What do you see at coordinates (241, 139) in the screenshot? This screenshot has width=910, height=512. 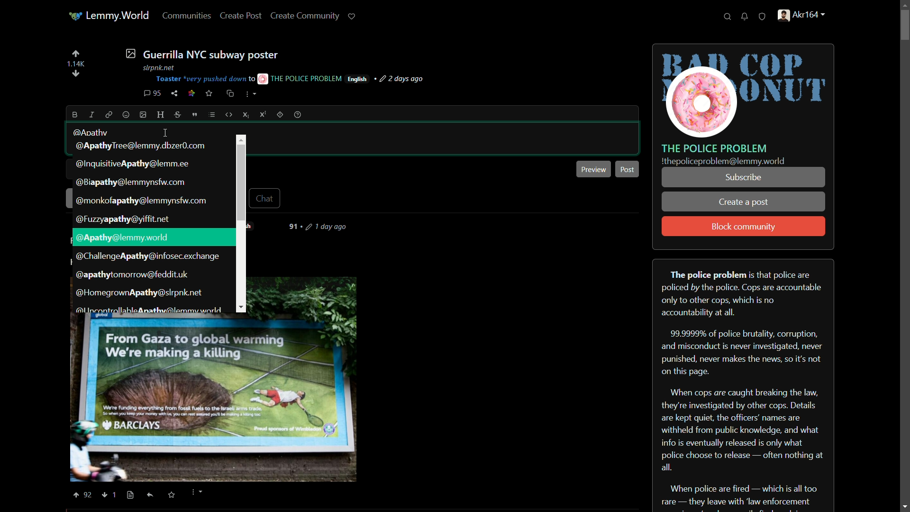 I see `` at bounding box center [241, 139].